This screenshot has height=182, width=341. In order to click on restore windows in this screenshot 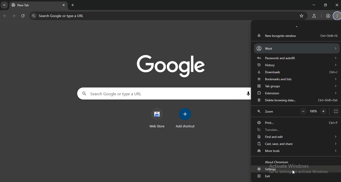, I will do `click(326, 5)`.